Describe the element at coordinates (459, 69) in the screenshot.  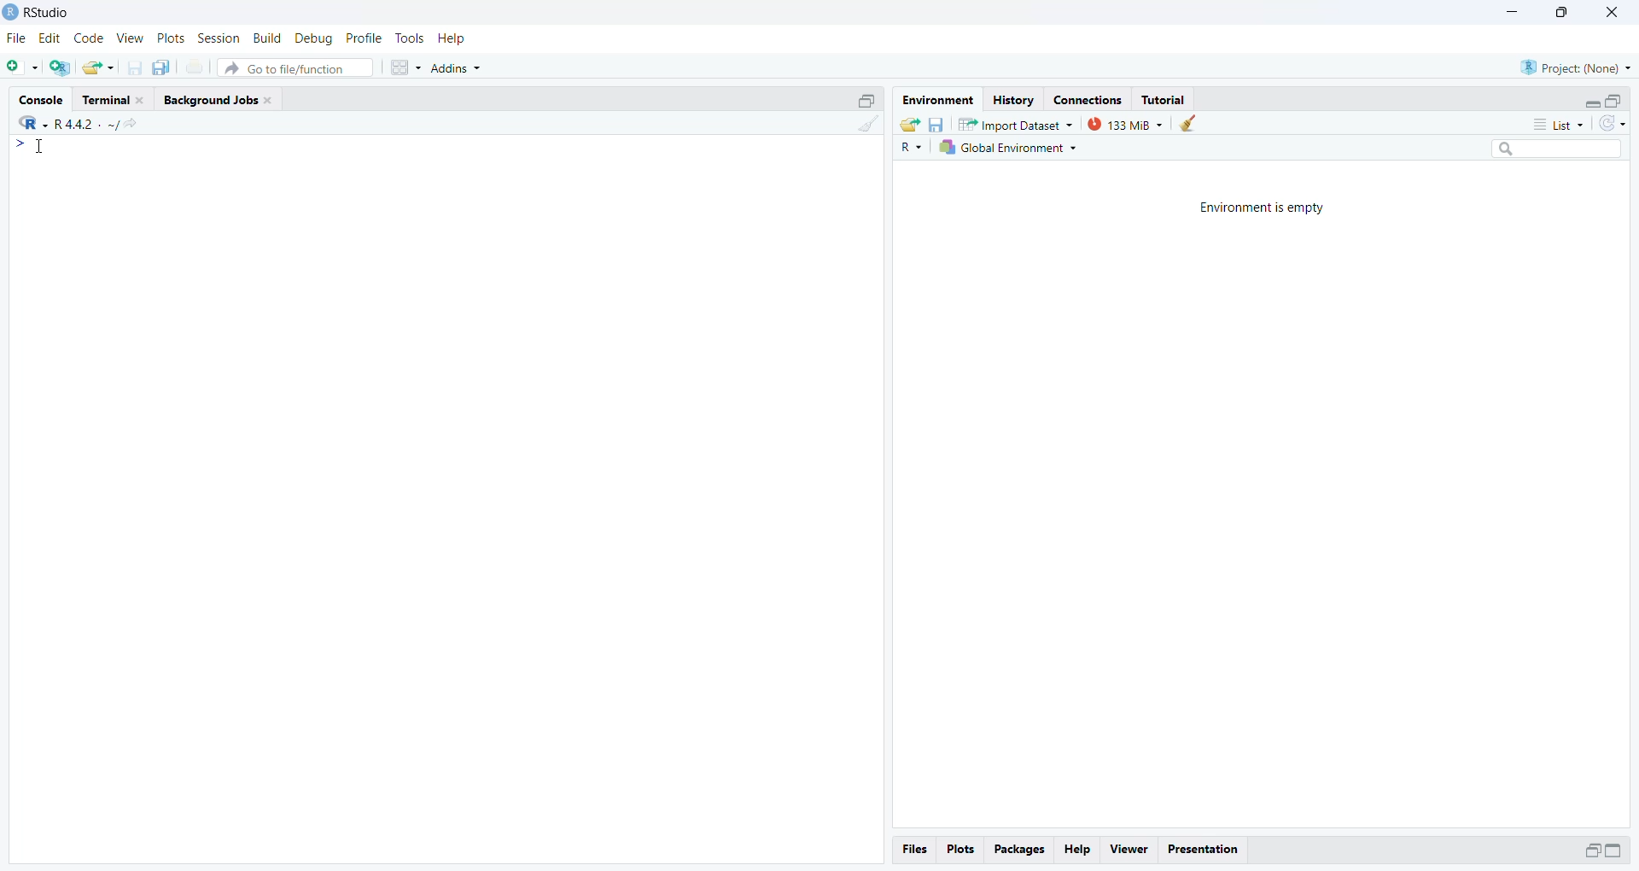
I see `Addins` at that location.